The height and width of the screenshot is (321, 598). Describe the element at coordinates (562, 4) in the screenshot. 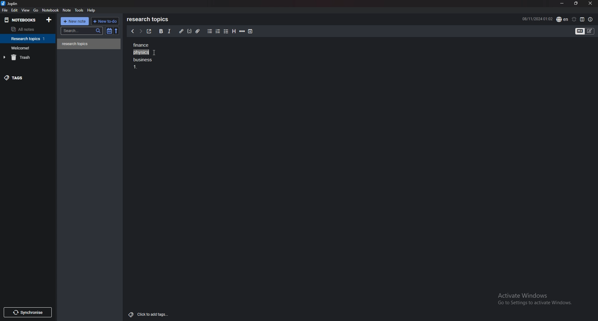

I see `minimize` at that location.